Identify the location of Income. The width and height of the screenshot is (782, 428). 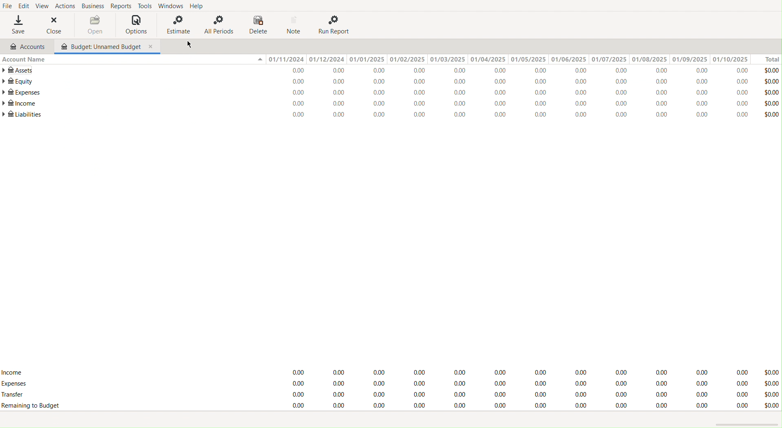
(15, 373).